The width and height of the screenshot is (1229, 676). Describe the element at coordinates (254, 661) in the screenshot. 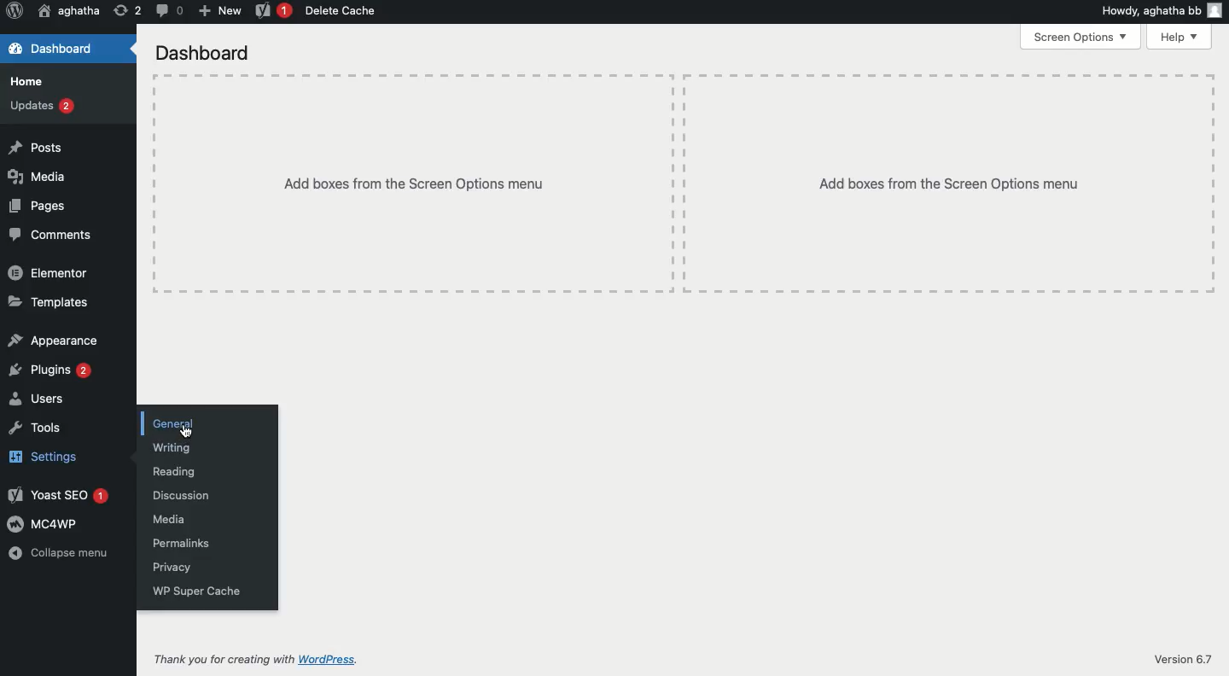

I see `Thank you for creating with wordpress` at that location.